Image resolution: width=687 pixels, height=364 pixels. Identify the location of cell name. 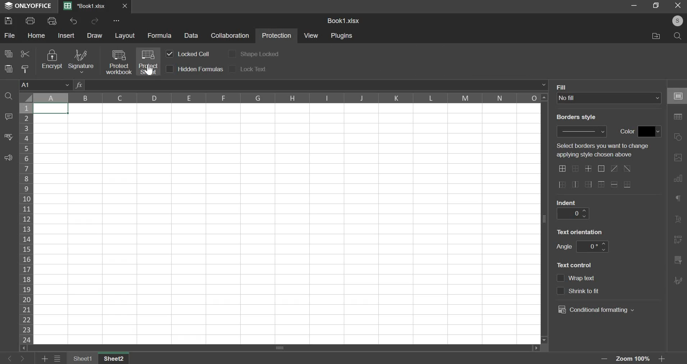
(46, 84).